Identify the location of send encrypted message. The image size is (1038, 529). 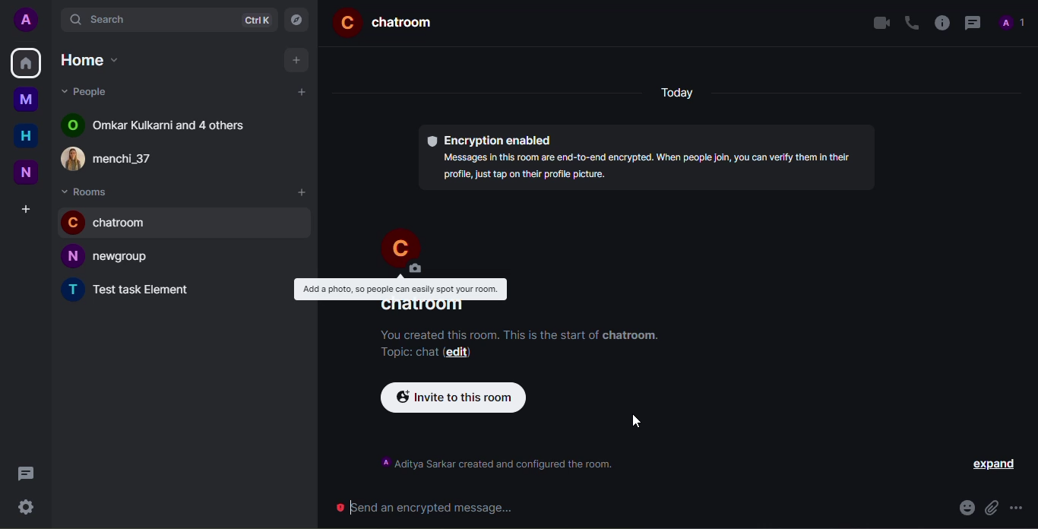
(426, 507).